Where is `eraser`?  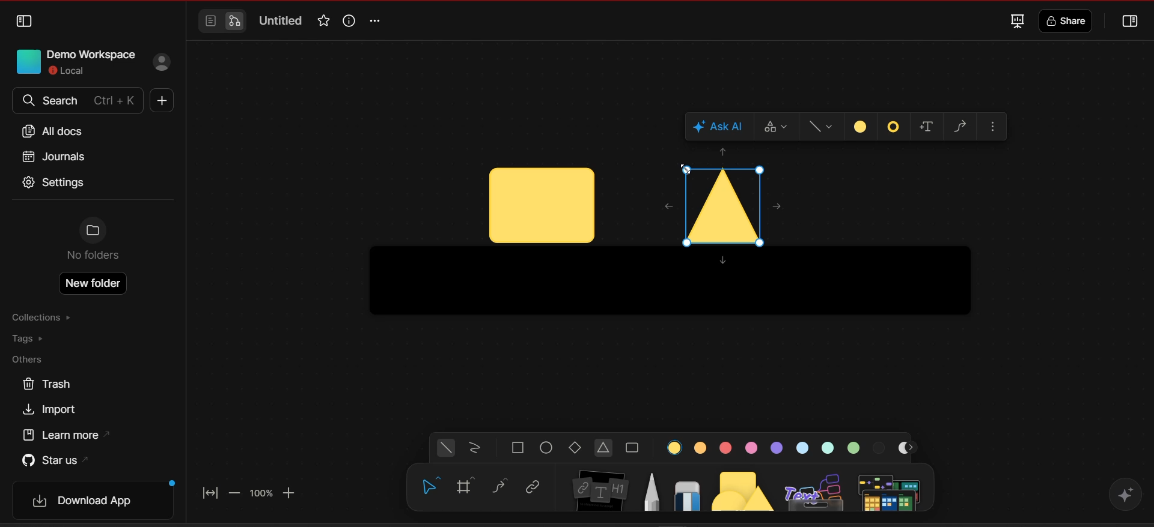 eraser is located at coordinates (688, 492).